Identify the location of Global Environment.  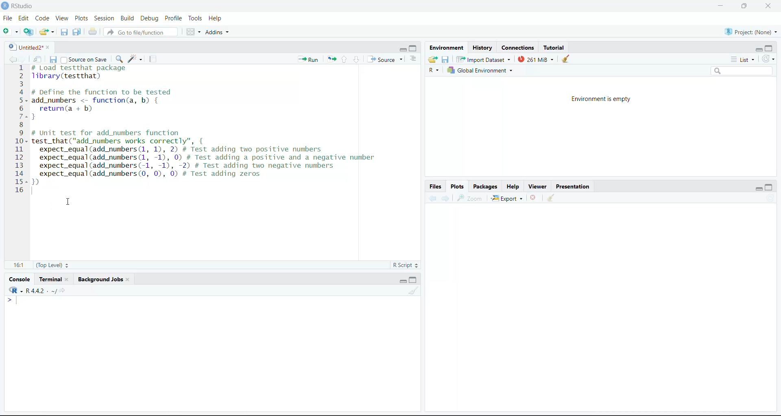
(480, 70).